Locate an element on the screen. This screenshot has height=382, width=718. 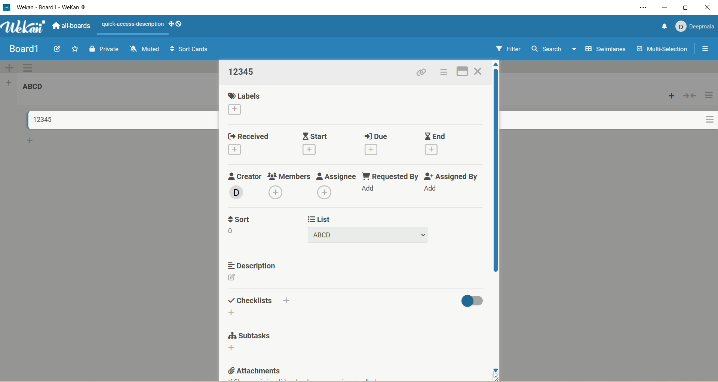
maximize is located at coordinates (687, 7).